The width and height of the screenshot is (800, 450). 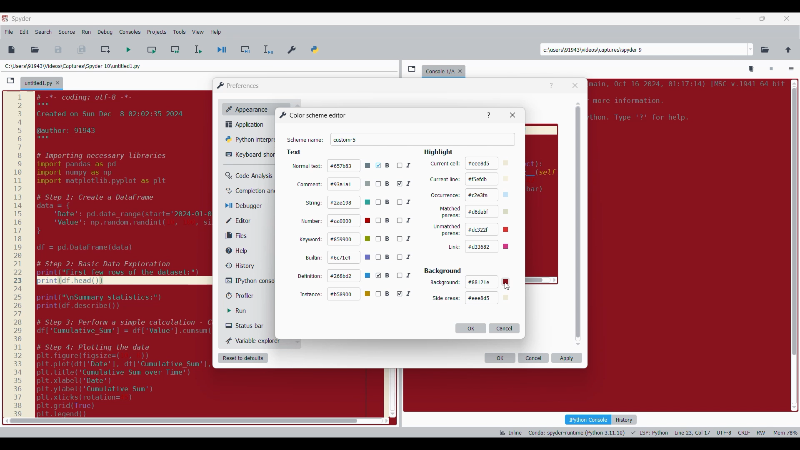 What do you see at coordinates (534, 358) in the screenshot?
I see `Cancel` at bounding box center [534, 358].